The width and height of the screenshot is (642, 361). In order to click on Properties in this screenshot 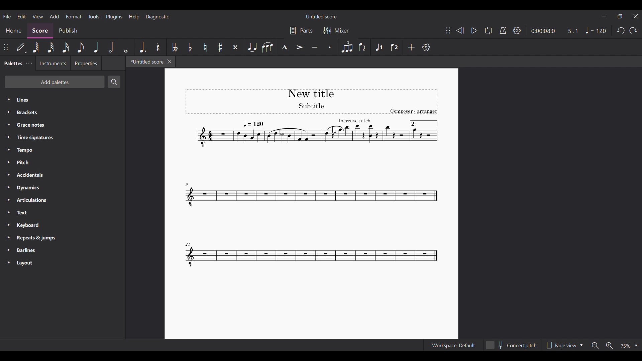, I will do `click(86, 63)`.